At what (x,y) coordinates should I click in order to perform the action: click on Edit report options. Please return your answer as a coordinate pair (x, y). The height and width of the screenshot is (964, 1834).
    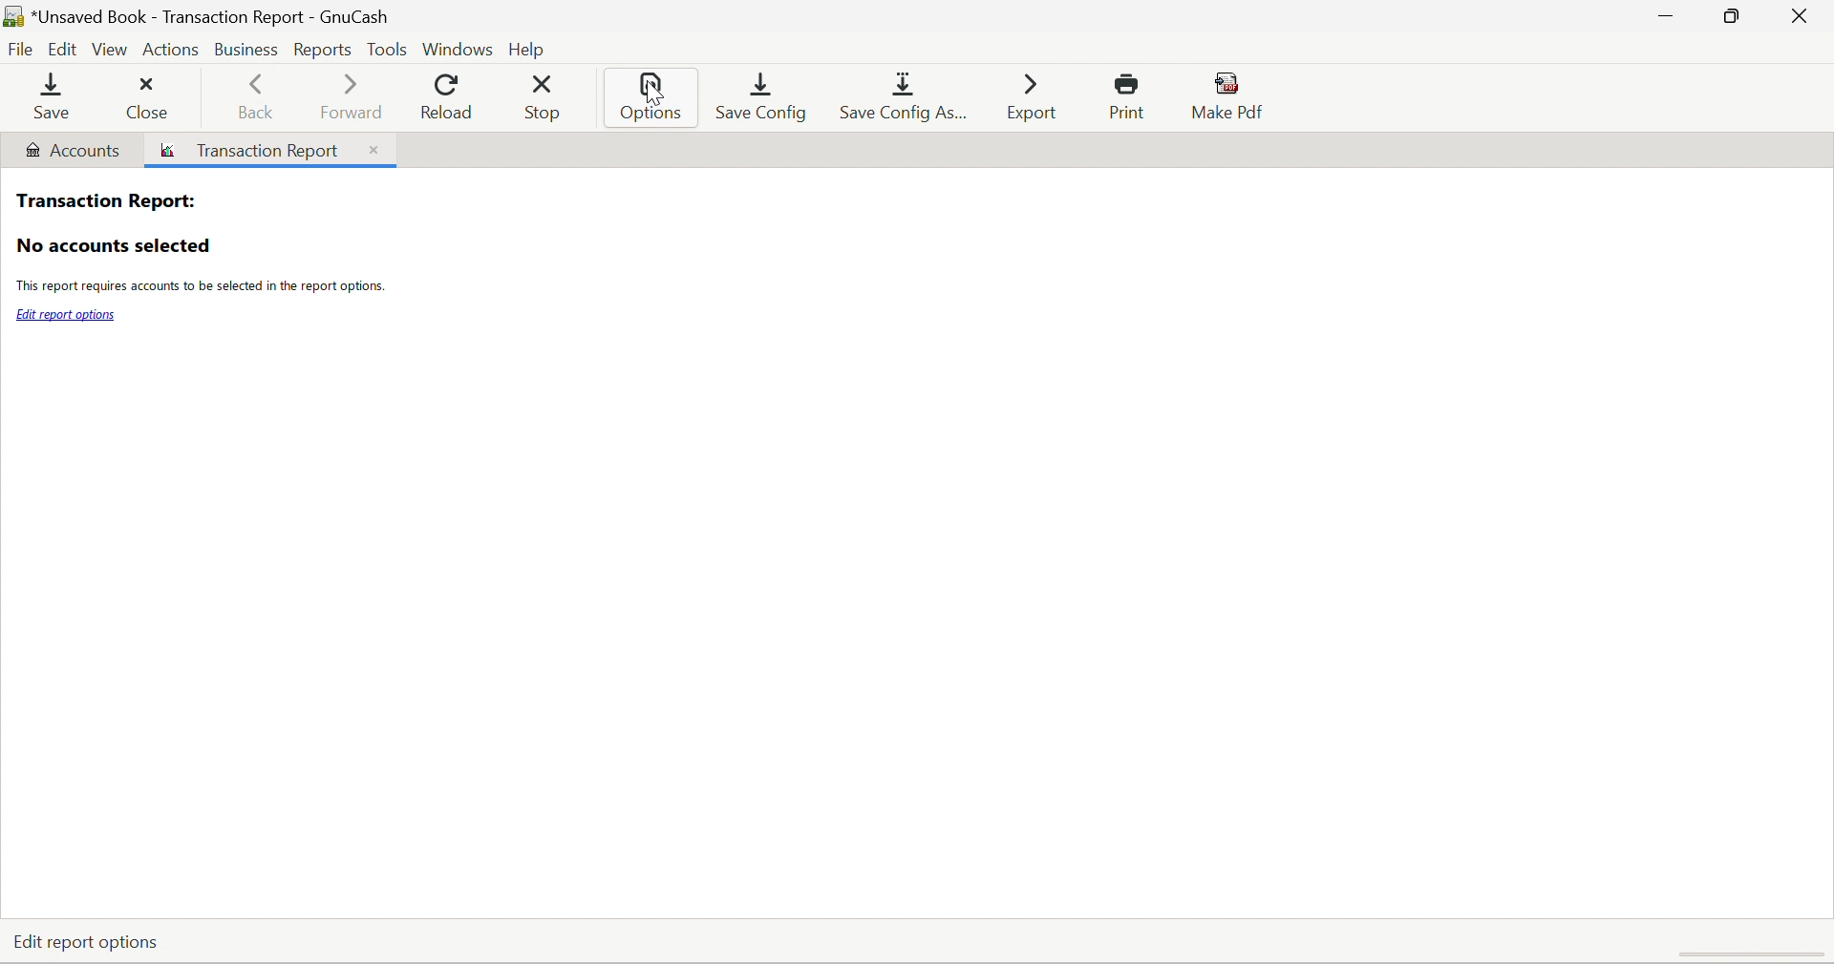
    Looking at the image, I should click on (67, 315).